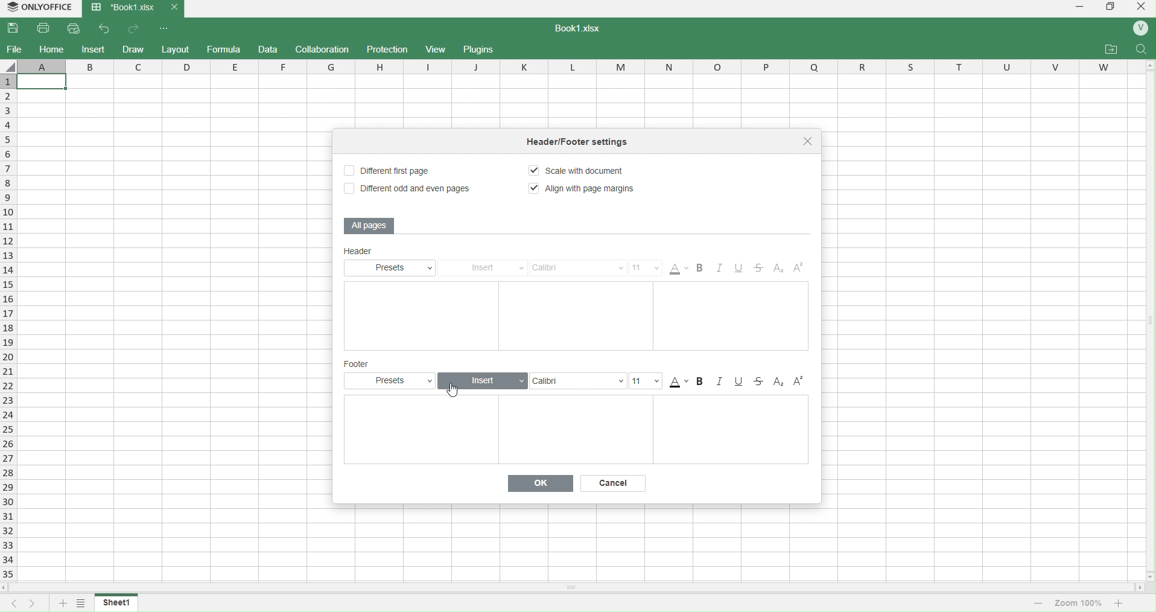 The width and height of the screenshot is (1156, 612). I want to click on Strikethrough, so click(761, 381).